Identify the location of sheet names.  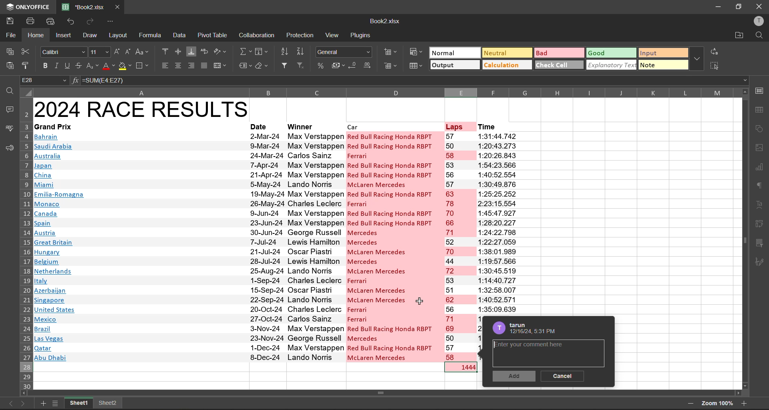
(109, 404).